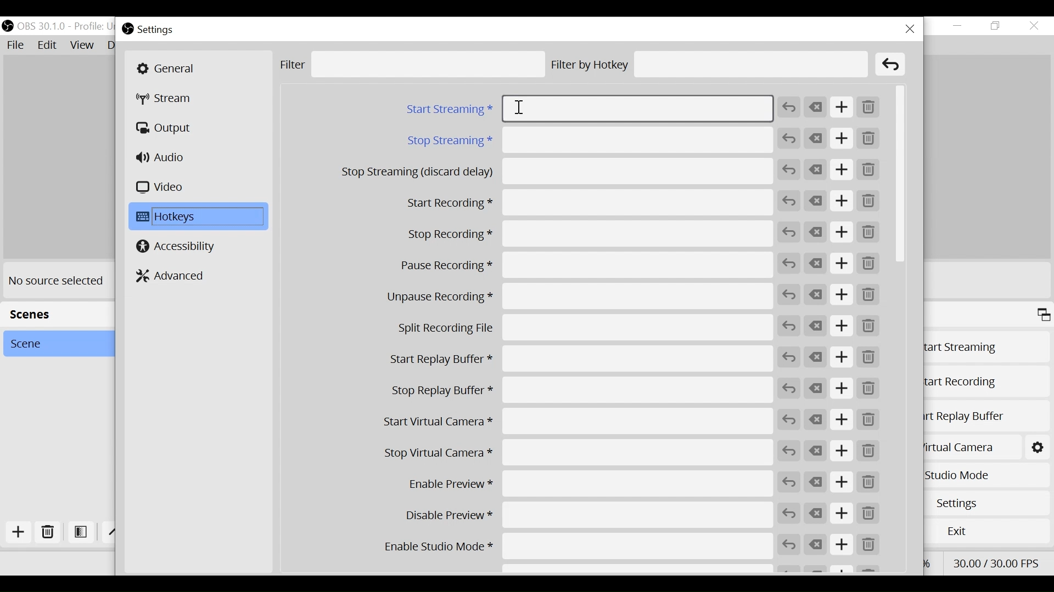 The height and width of the screenshot is (592, 1054). I want to click on Add, so click(842, 452).